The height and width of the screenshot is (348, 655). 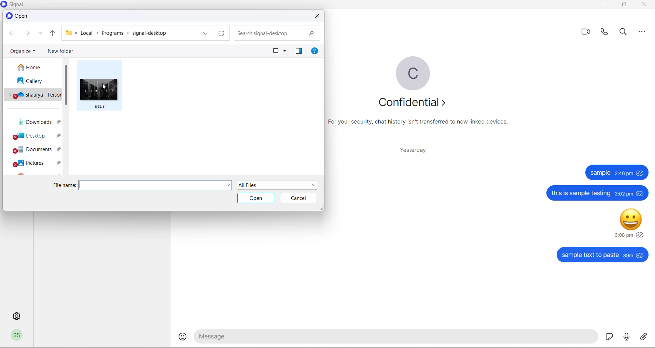 What do you see at coordinates (221, 33) in the screenshot?
I see `refresh` at bounding box center [221, 33].